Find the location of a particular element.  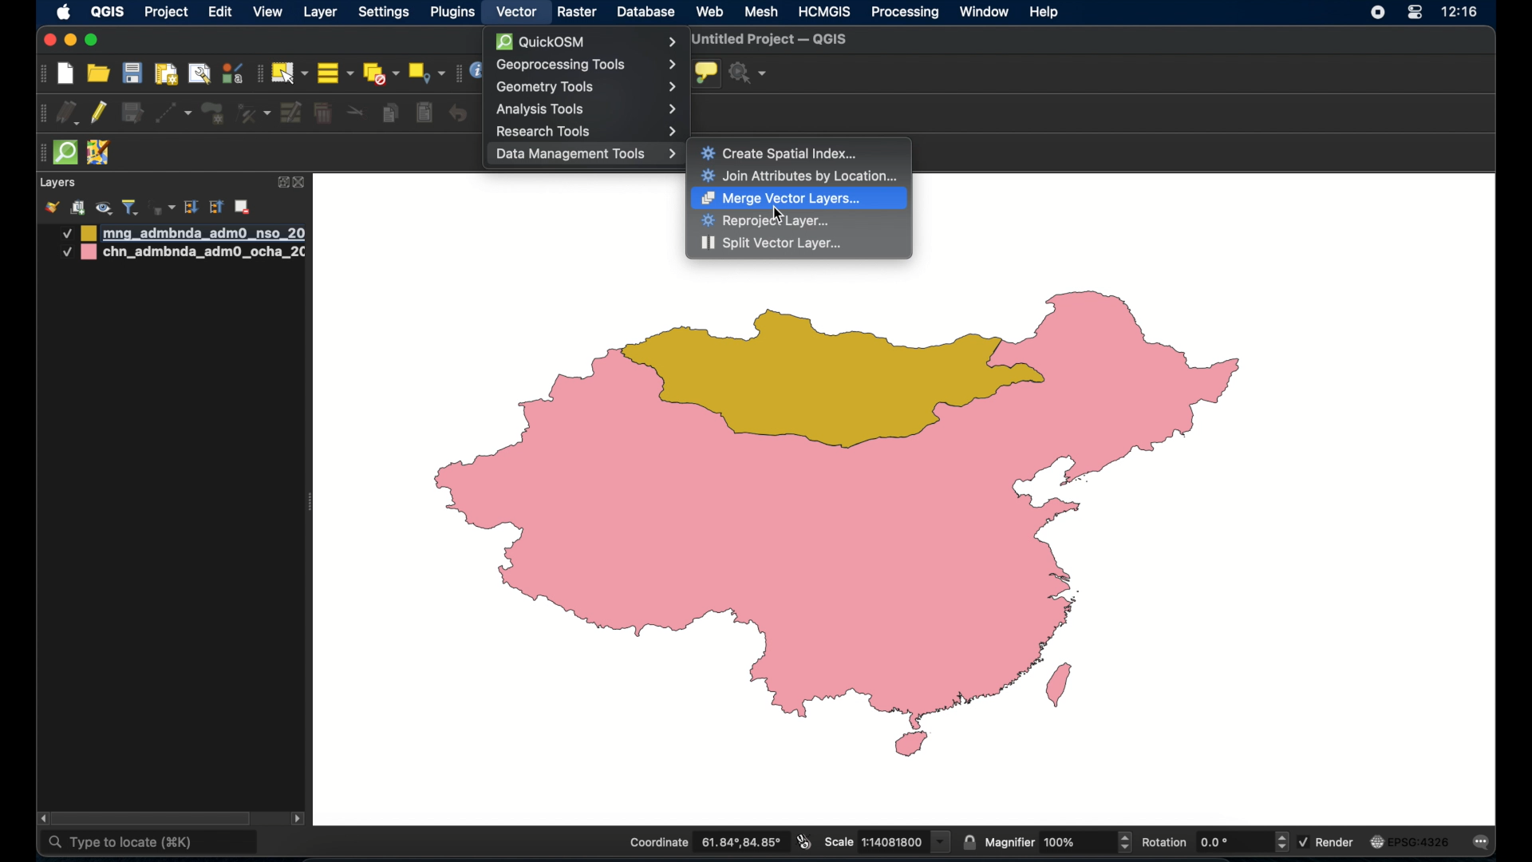

close is located at coordinates (301, 184).